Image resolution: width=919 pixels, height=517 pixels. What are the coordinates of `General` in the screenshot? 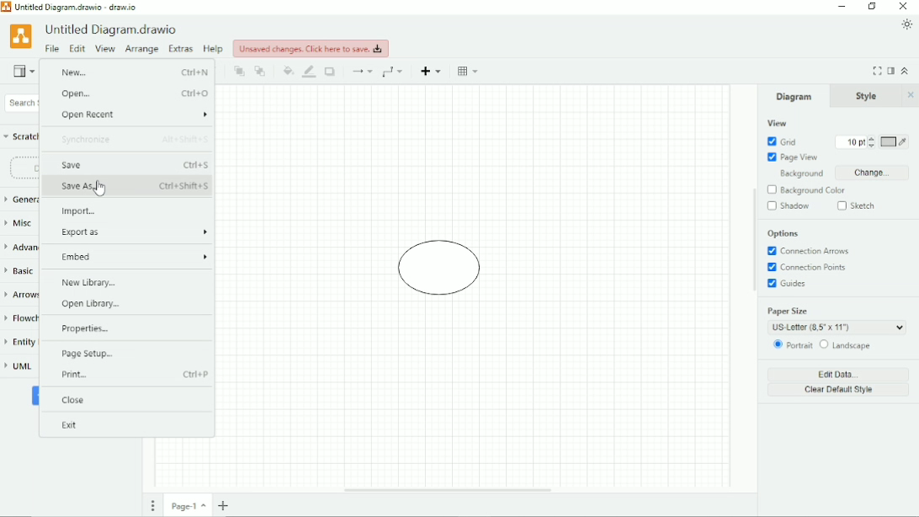 It's located at (20, 200).